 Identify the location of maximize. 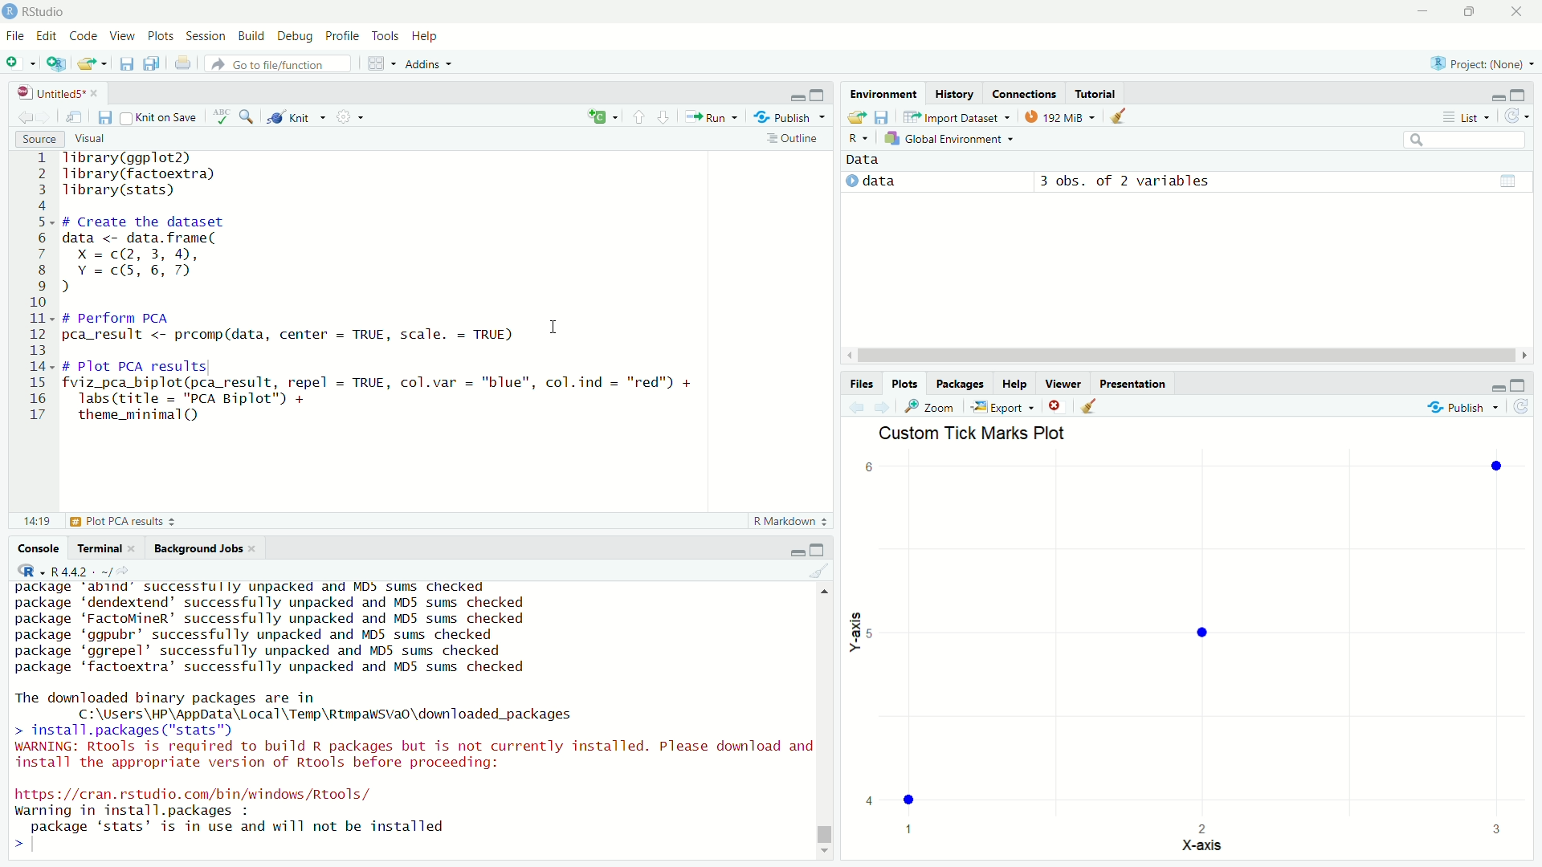
(821, 96).